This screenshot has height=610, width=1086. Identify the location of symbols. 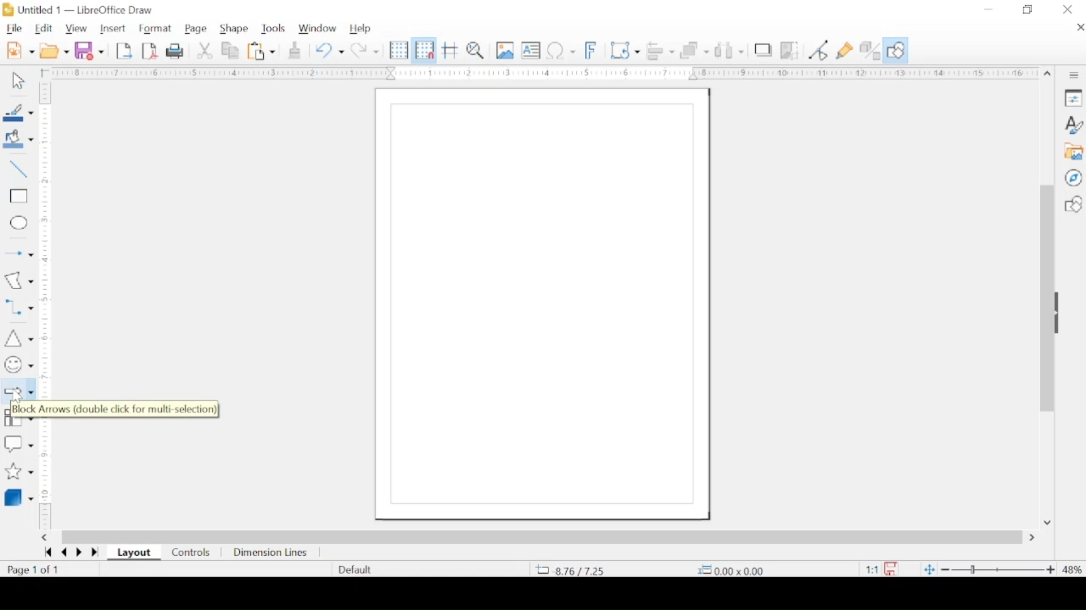
(18, 365).